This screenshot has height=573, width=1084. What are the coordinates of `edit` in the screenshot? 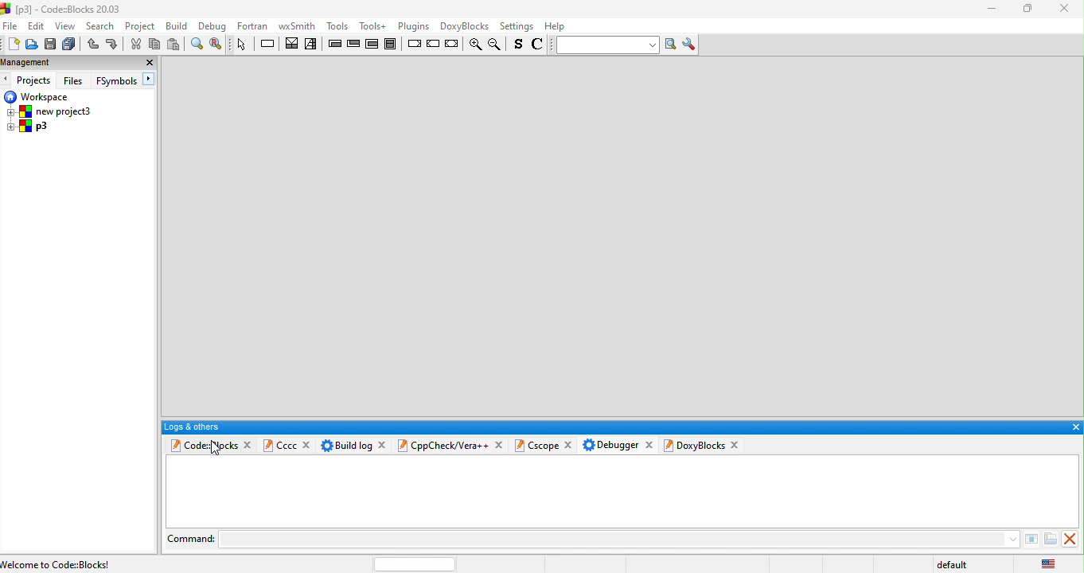 It's located at (37, 26).